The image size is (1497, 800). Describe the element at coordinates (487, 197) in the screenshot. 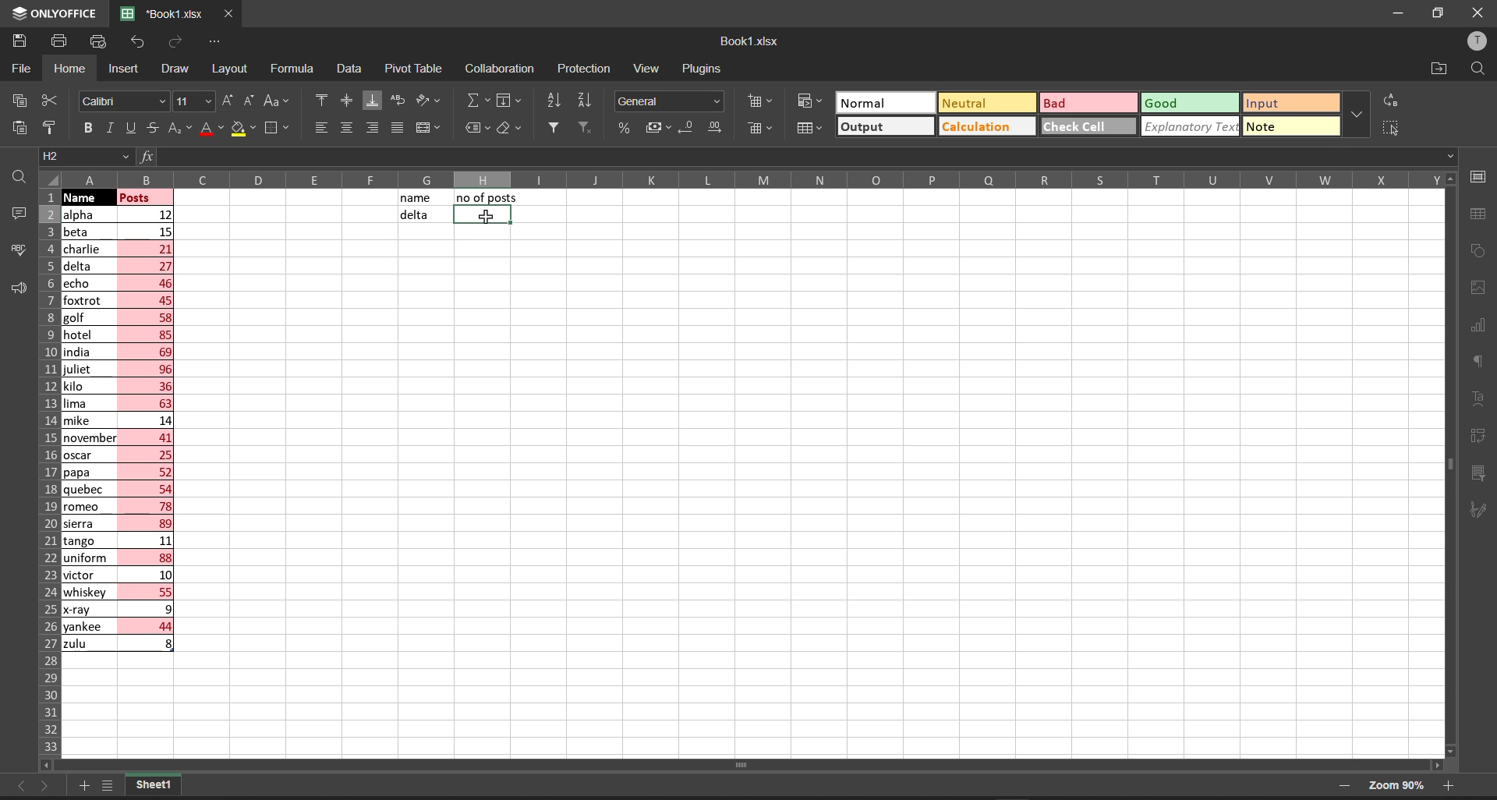

I see `no of posts` at that location.